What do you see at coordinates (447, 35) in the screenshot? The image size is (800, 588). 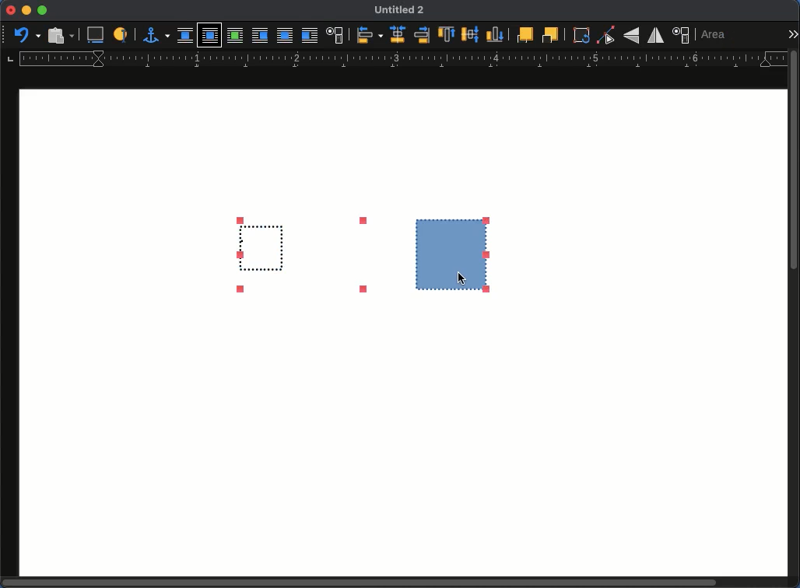 I see `top` at bounding box center [447, 35].